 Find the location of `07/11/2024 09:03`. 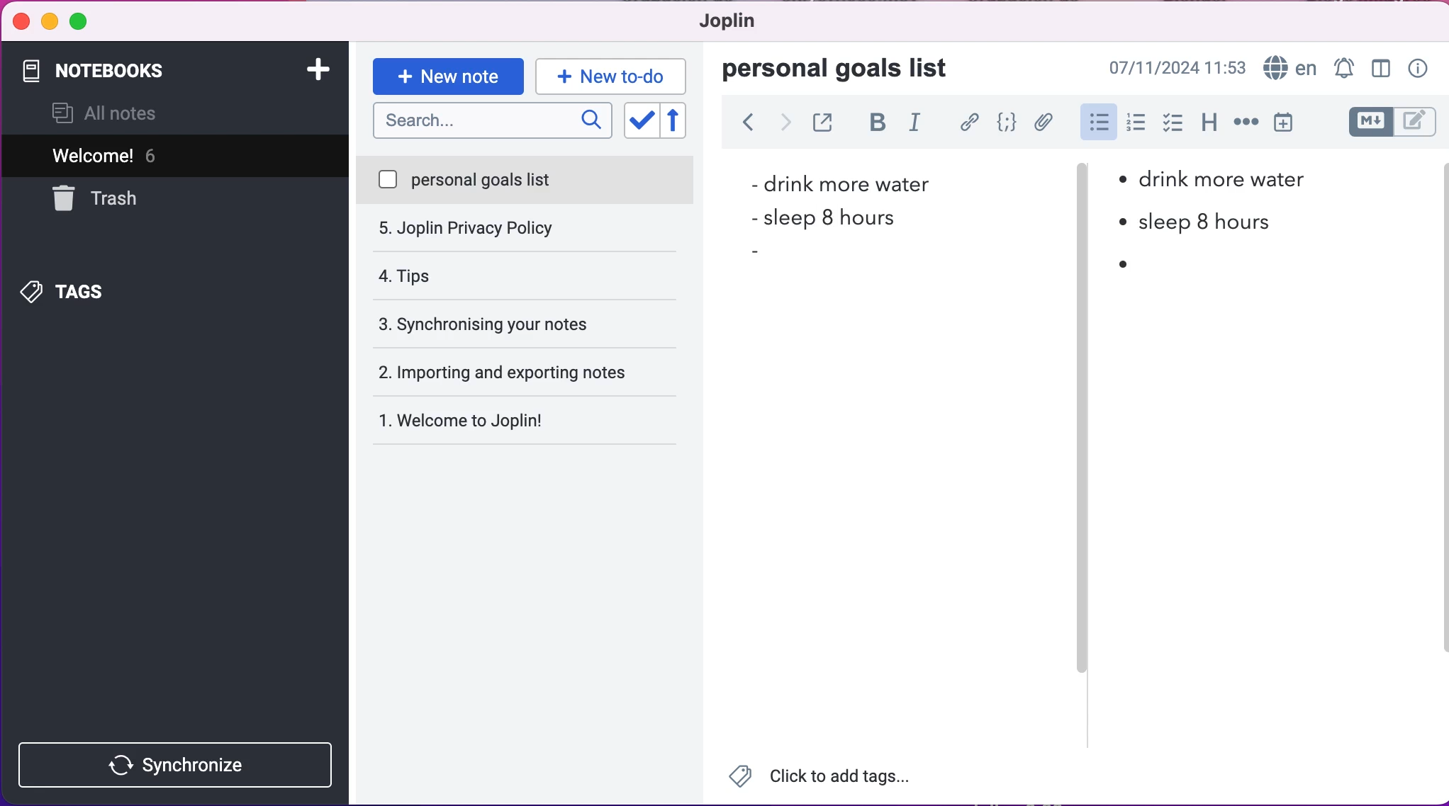

07/11/2024 09:03 is located at coordinates (1175, 66).